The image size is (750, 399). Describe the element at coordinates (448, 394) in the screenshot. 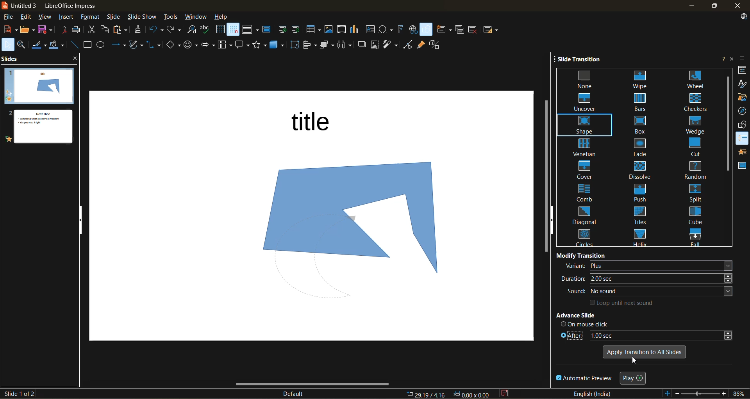

I see `co ordinates` at that location.